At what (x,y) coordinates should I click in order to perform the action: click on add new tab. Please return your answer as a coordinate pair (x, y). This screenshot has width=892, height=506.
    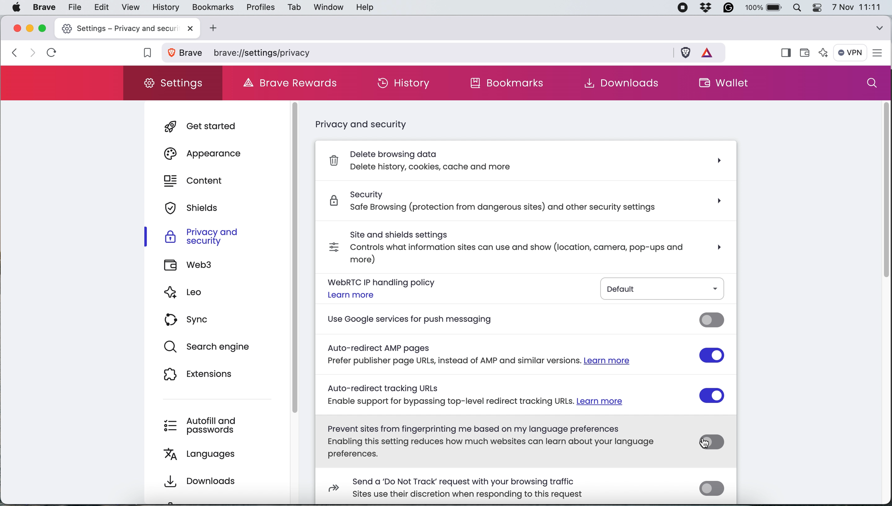
    Looking at the image, I should click on (212, 28).